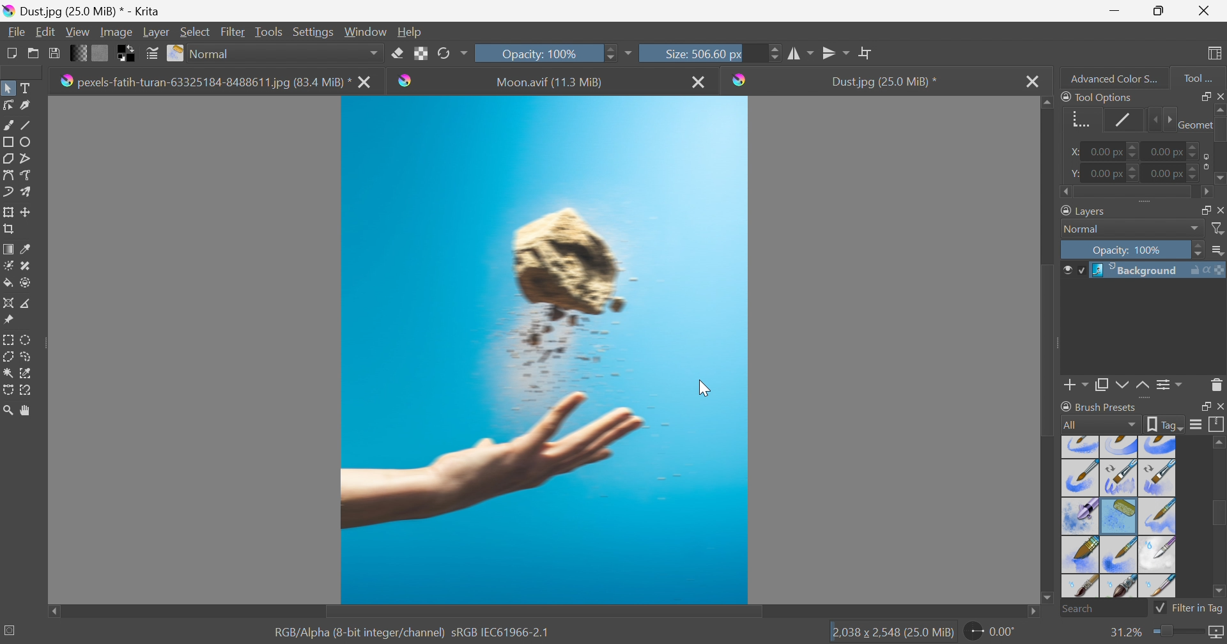  Describe the element at coordinates (1203, 407) in the screenshot. I see `Float Docker` at that location.